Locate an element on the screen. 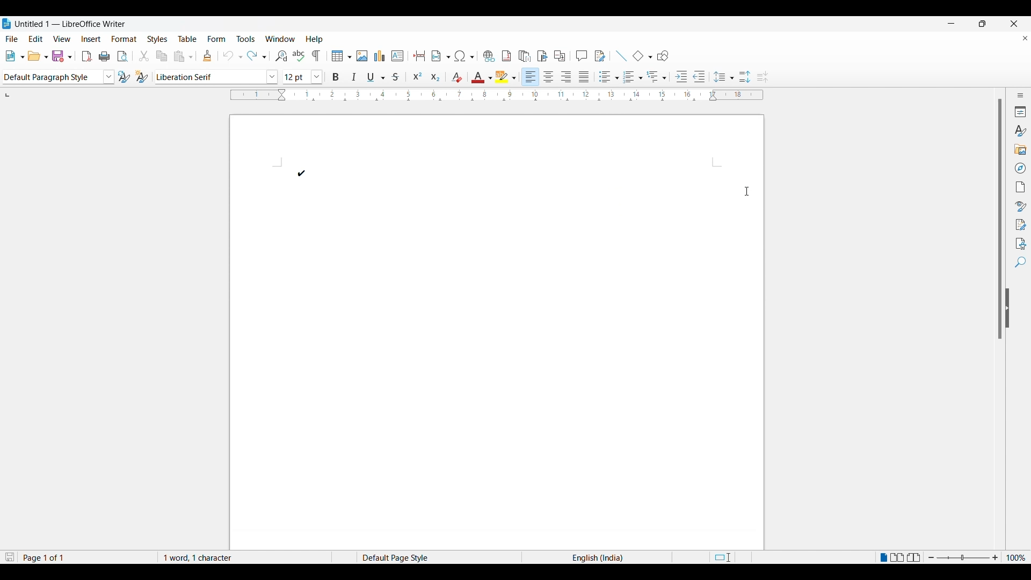 The width and height of the screenshot is (1031, 580). superscript is located at coordinates (418, 75).